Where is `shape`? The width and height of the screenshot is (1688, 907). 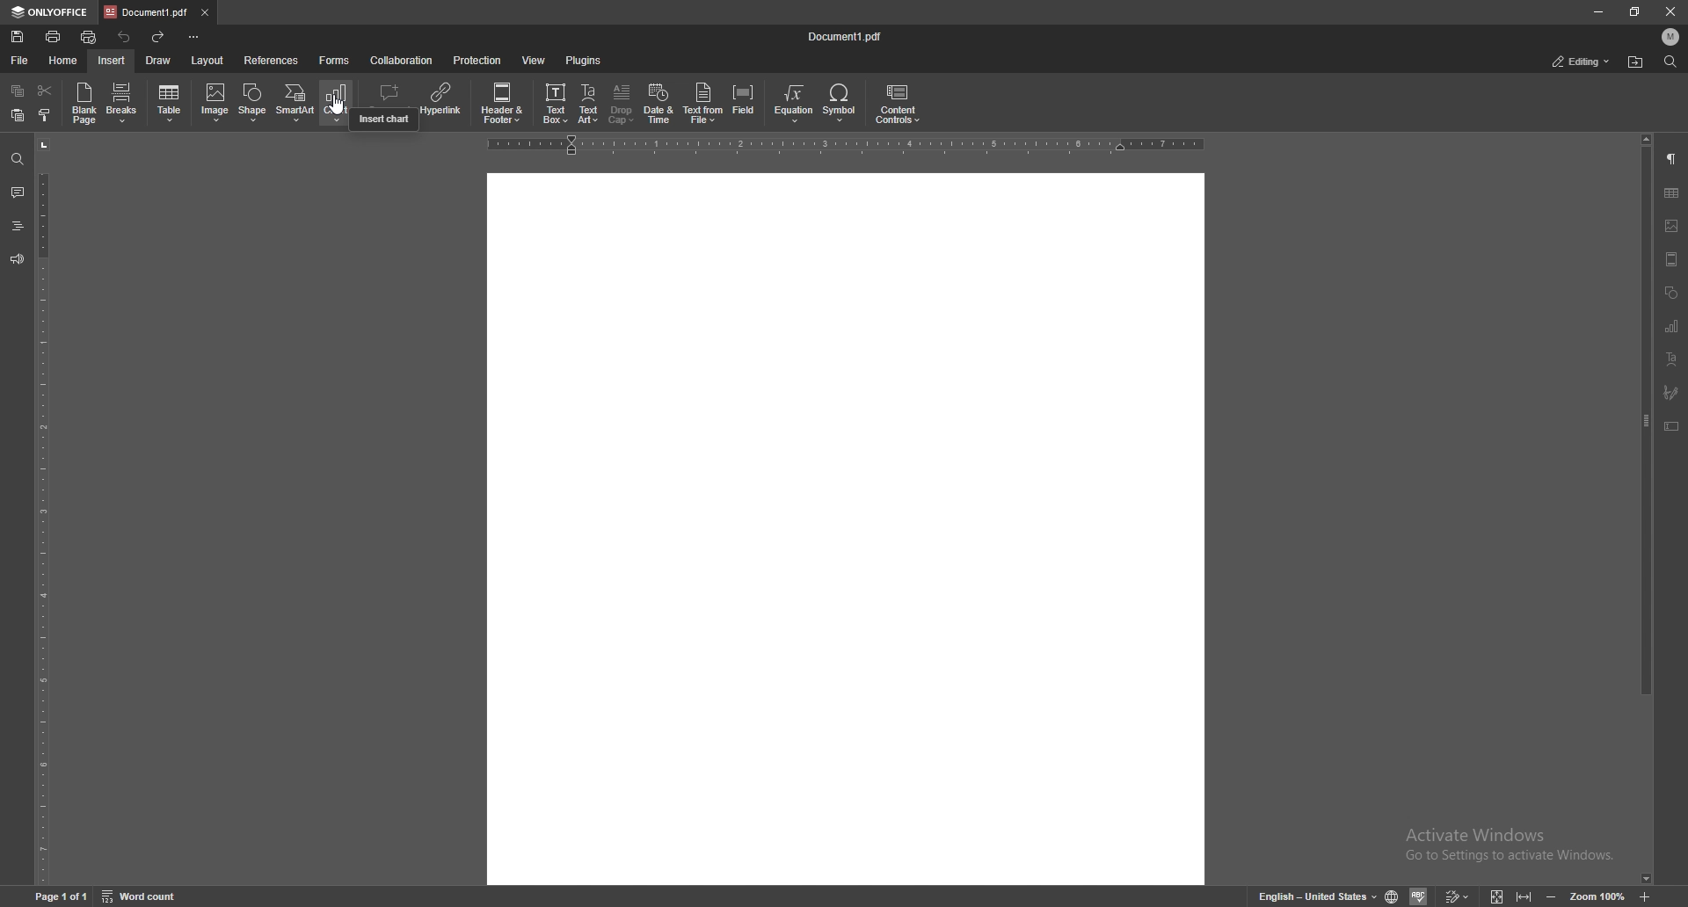 shape is located at coordinates (252, 102).